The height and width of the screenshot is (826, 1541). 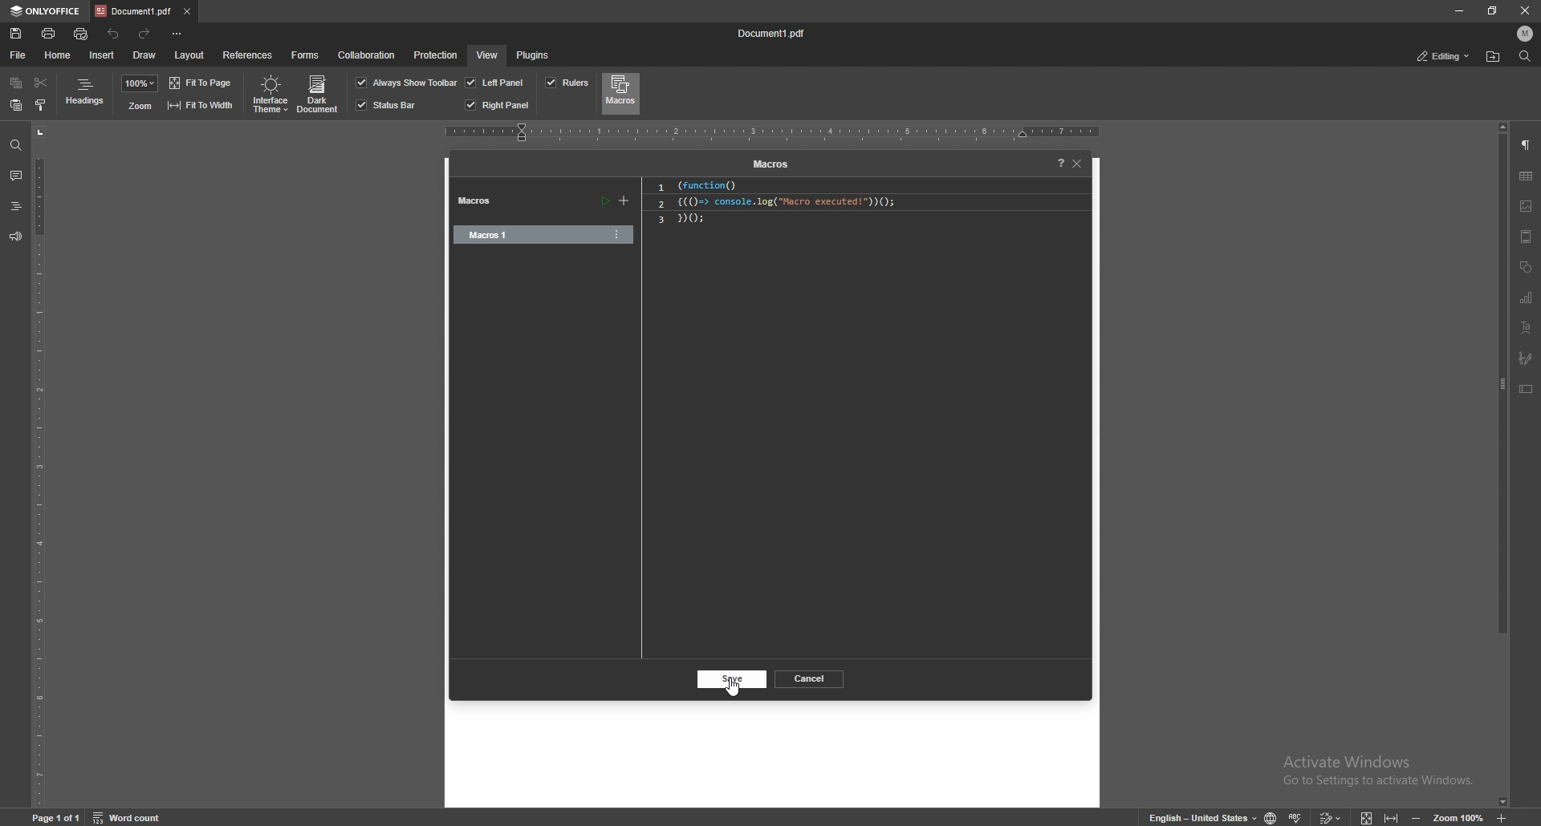 I want to click on plugins, so click(x=534, y=55).